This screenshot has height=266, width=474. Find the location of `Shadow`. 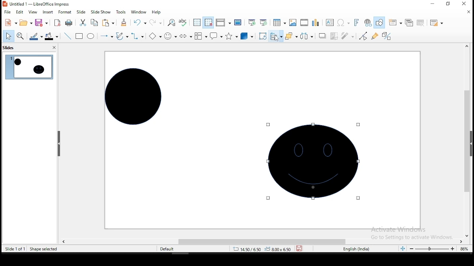

Shadow is located at coordinates (322, 36).